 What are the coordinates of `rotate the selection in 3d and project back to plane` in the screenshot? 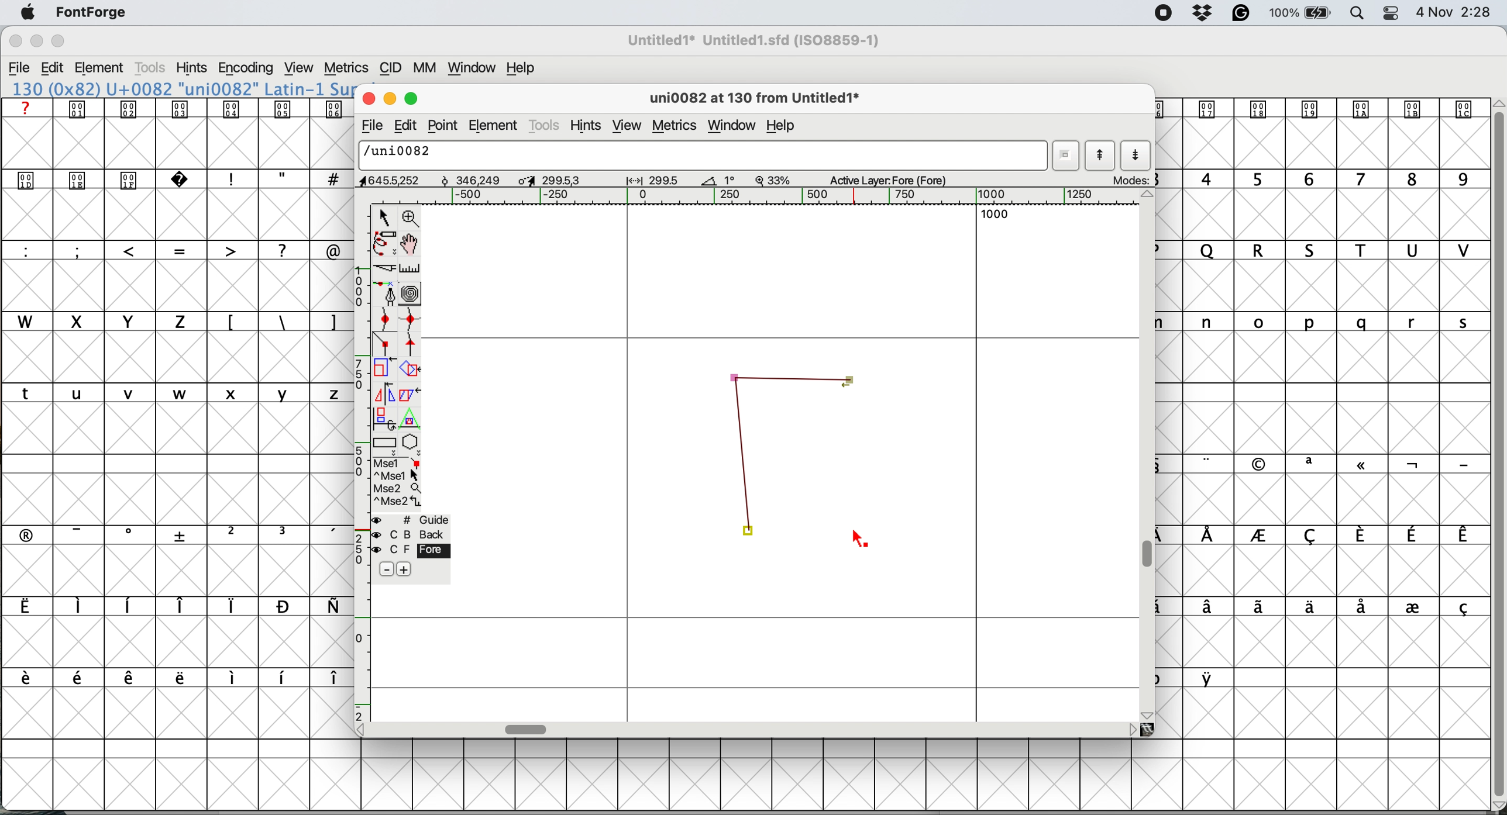 It's located at (383, 418).